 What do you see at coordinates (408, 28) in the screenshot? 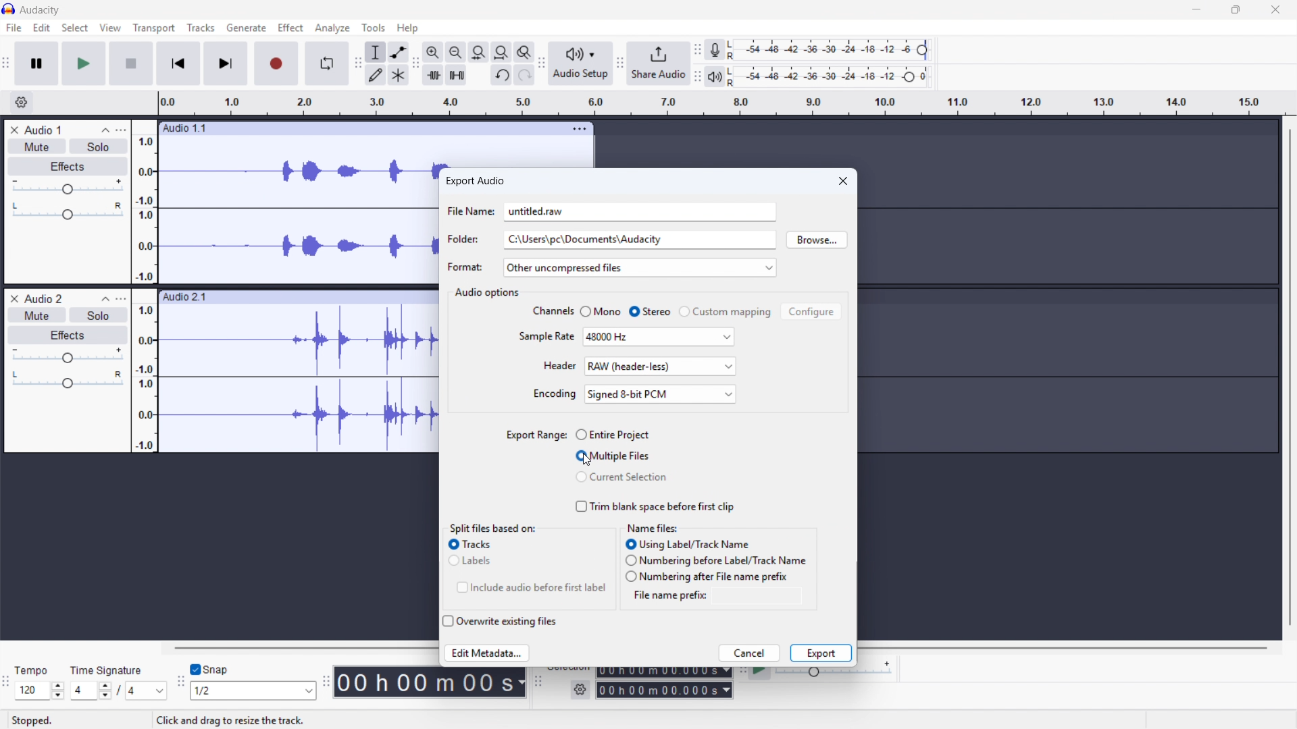
I see `help ` at bounding box center [408, 28].